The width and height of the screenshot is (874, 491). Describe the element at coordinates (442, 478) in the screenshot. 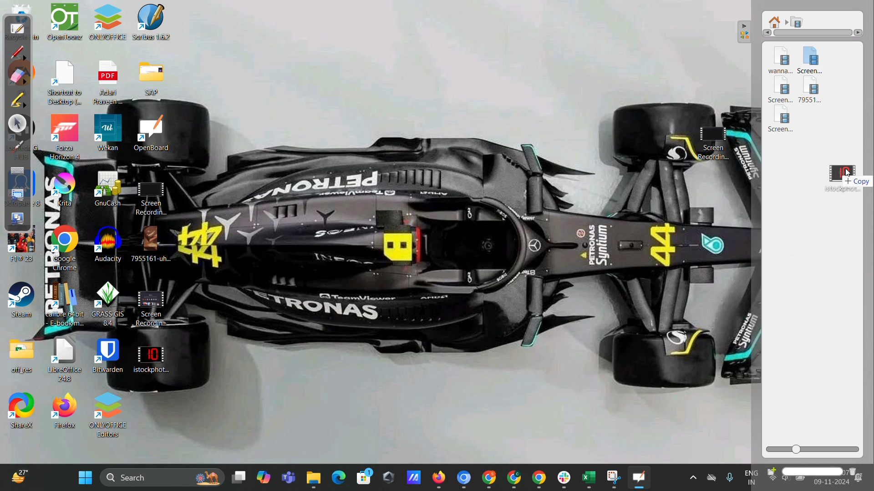

I see `minimized google chrome` at that location.